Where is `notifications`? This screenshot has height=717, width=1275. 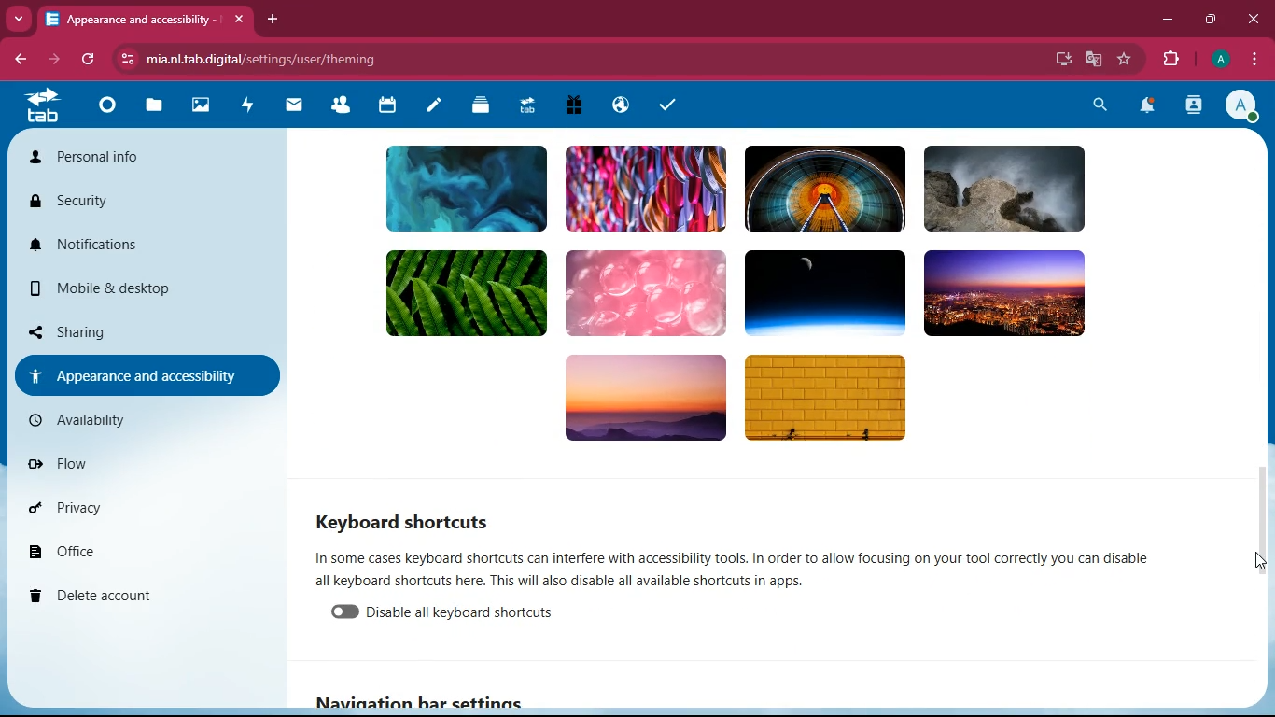
notifications is located at coordinates (1146, 106).